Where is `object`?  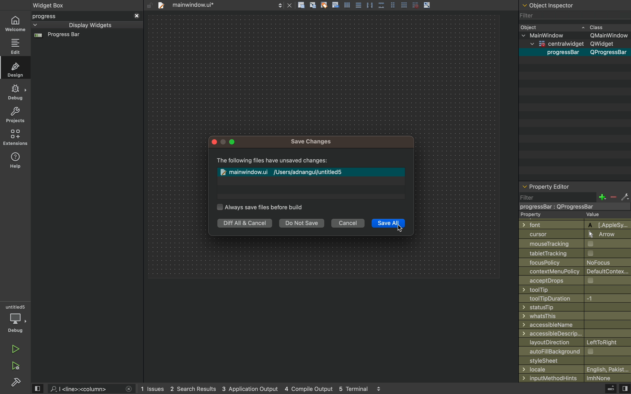
object is located at coordinates (569, 27).